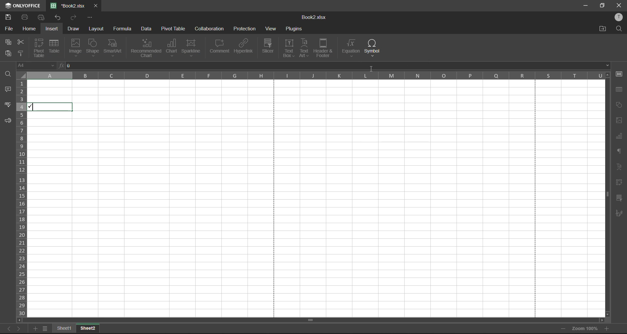 This screenshot has width=627, height=334. What do you see at coordinates (45, 329) in the screenshot?
I see `sheet list` at bounding box center [45, 329].